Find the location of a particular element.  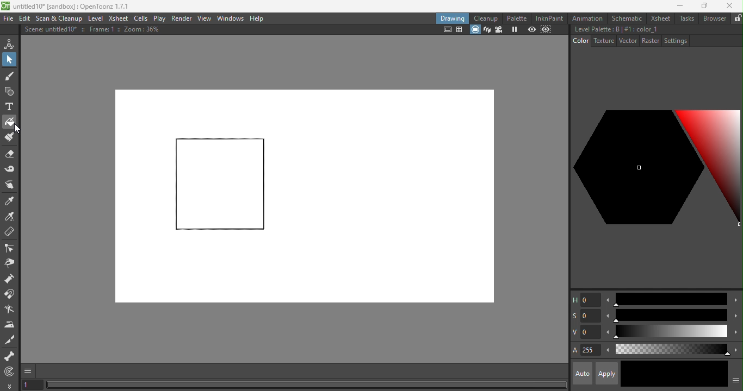

Close is located at coordinates (730, 5).